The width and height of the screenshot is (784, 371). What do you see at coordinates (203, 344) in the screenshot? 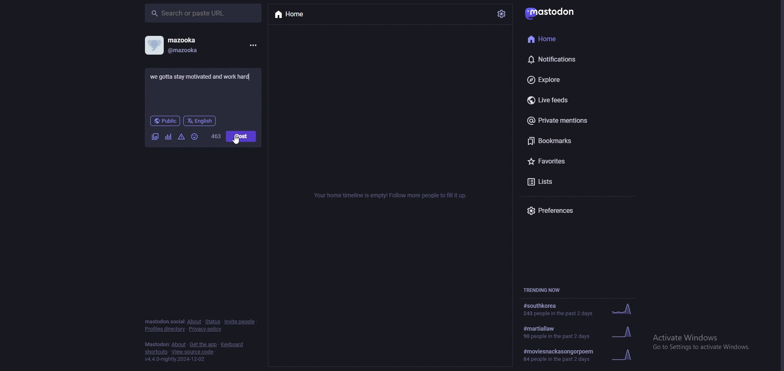
I see `get the app` at bounding box center [203, 344].